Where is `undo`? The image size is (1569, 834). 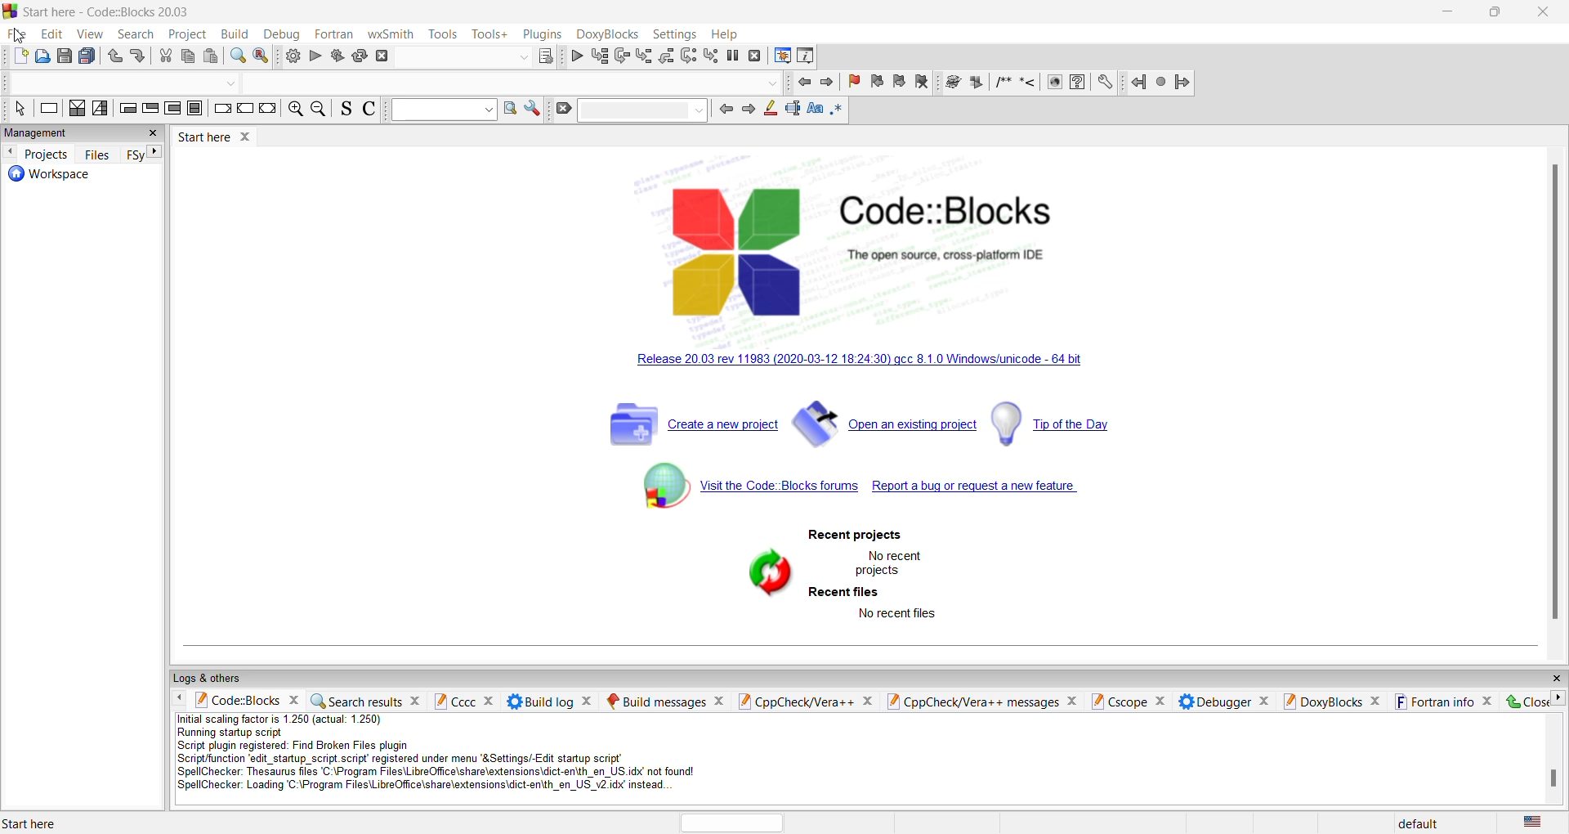 undo is located at coordinates (114, 57).